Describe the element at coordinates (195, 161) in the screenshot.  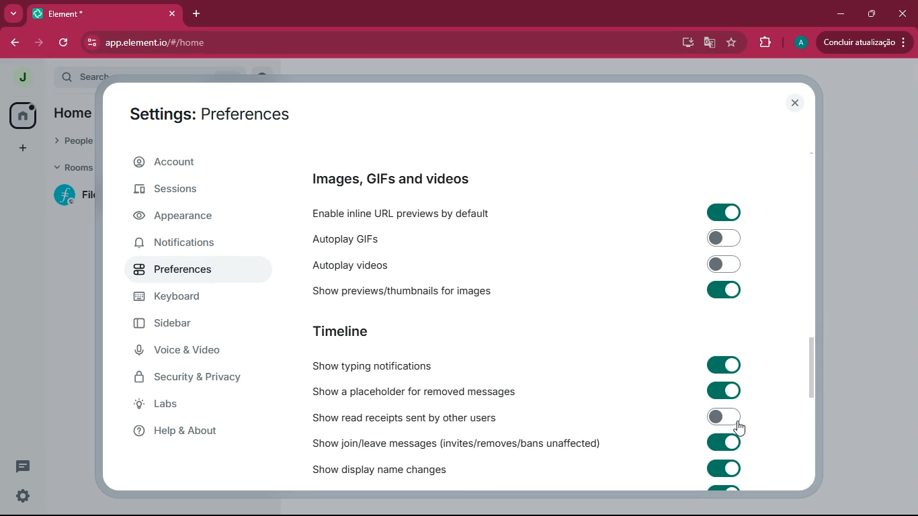
I see `account` at that location.